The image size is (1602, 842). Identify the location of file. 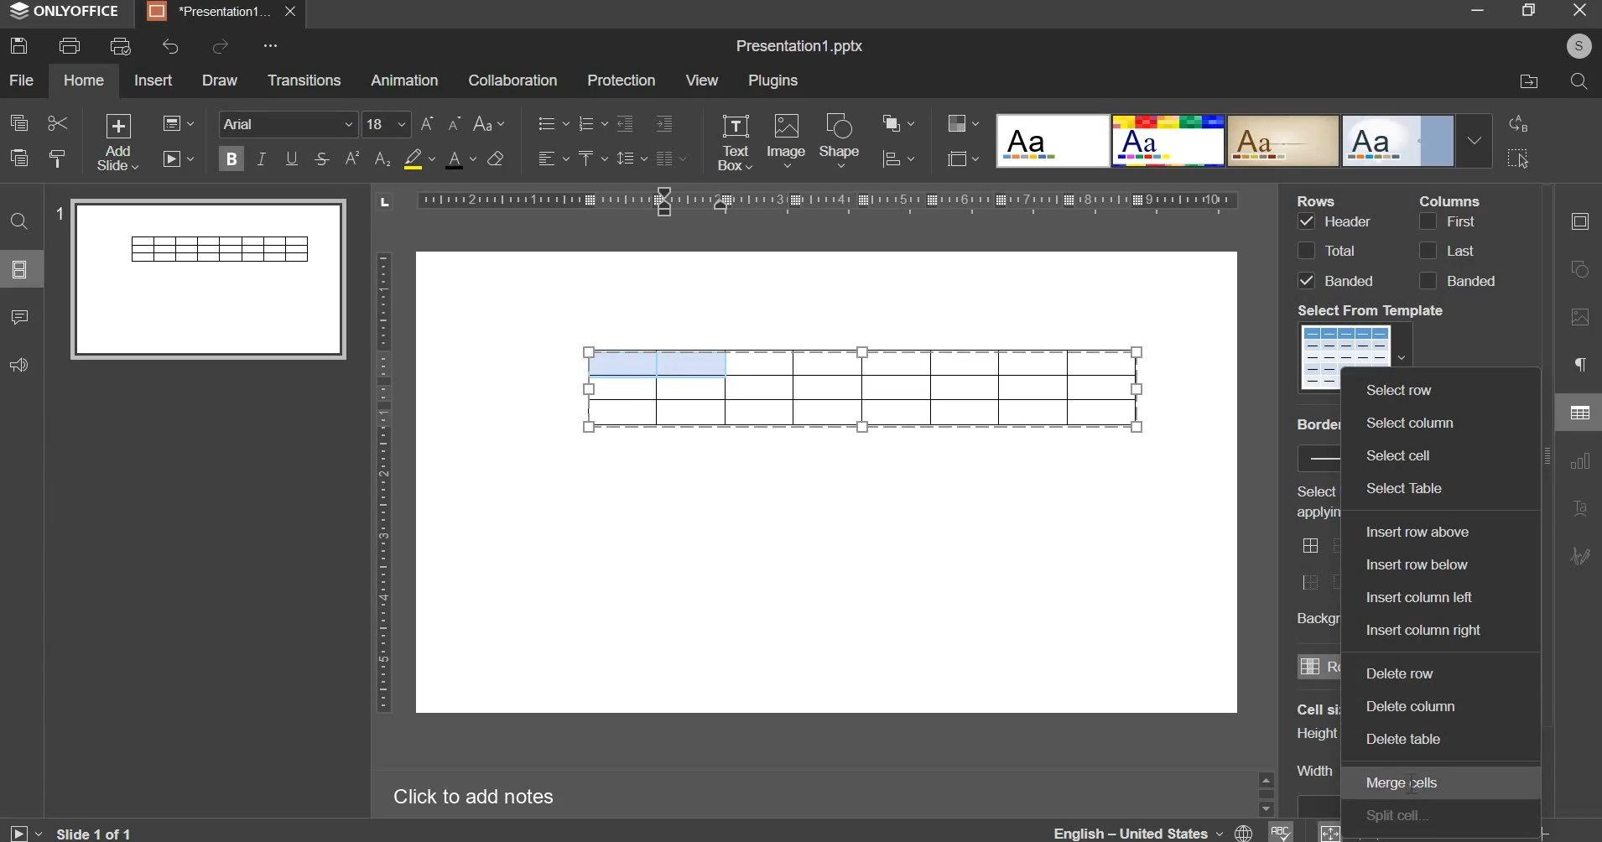
(22, 80).